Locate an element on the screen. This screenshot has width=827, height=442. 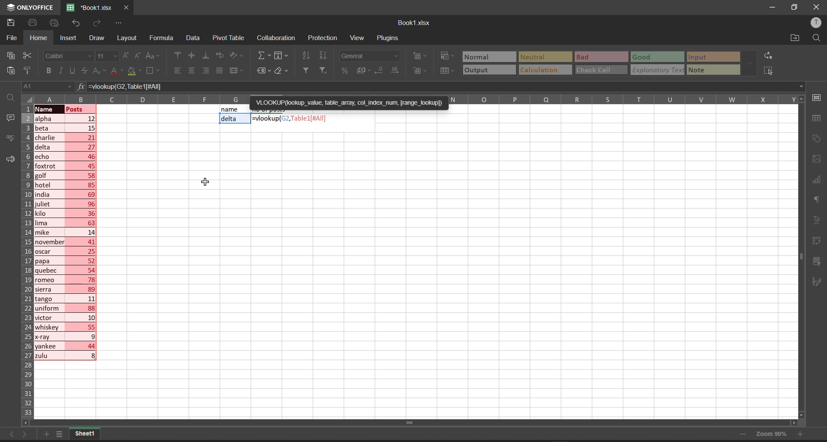
move to the sheet left to the current sheet is located at coordinates (10, 434).